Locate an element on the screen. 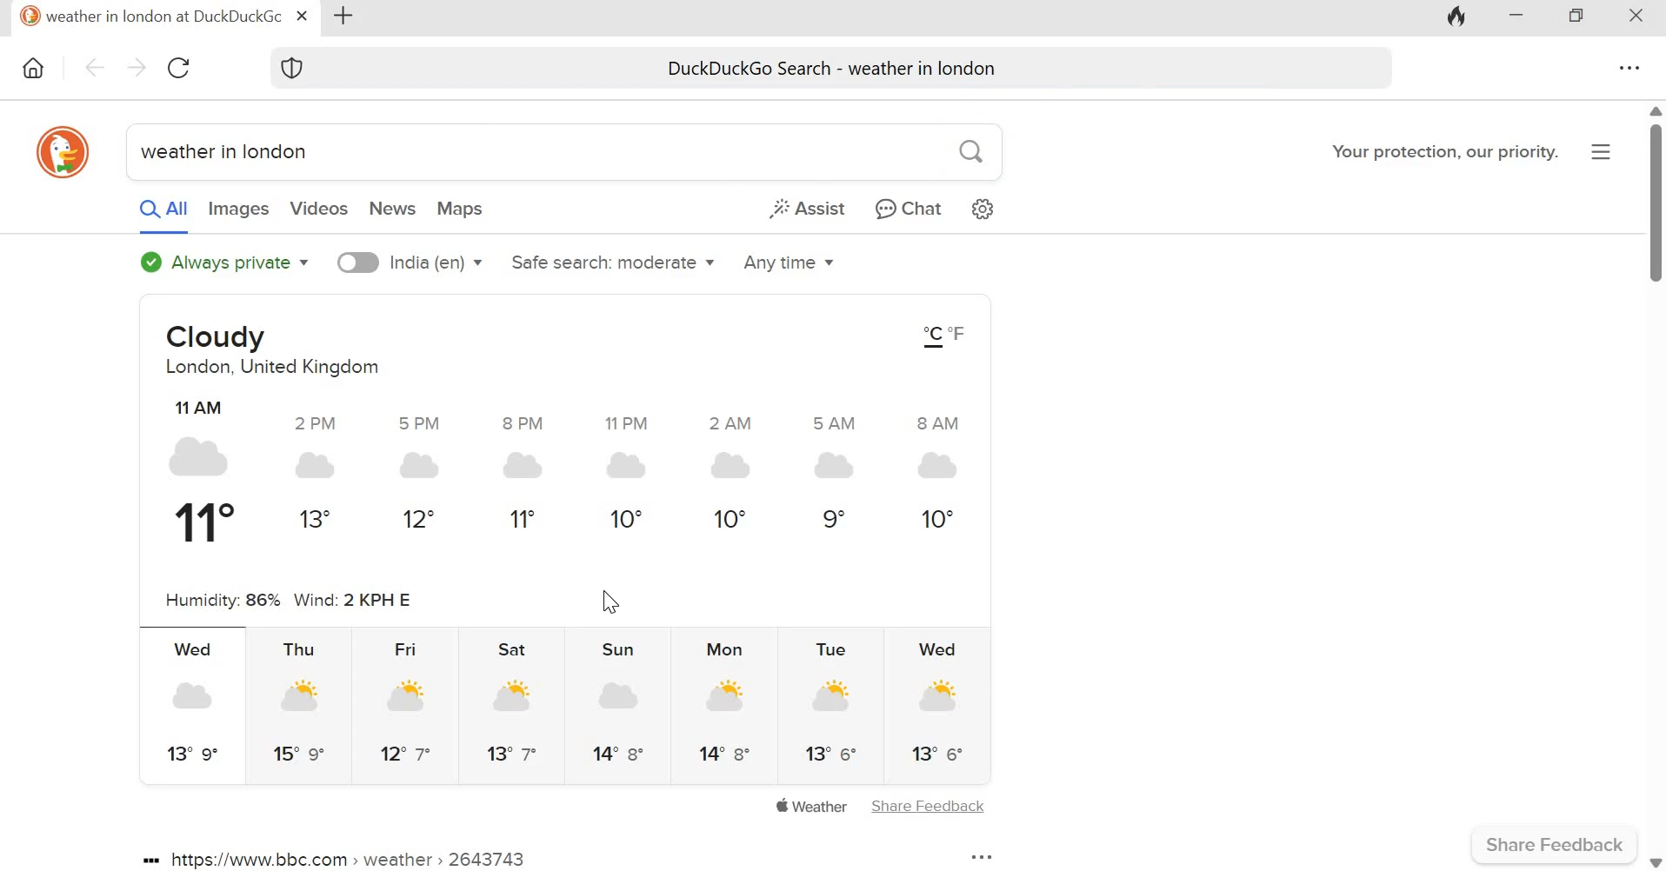 This screenshot has height=871, width=1666. Home is located at coordinates (34, 68).